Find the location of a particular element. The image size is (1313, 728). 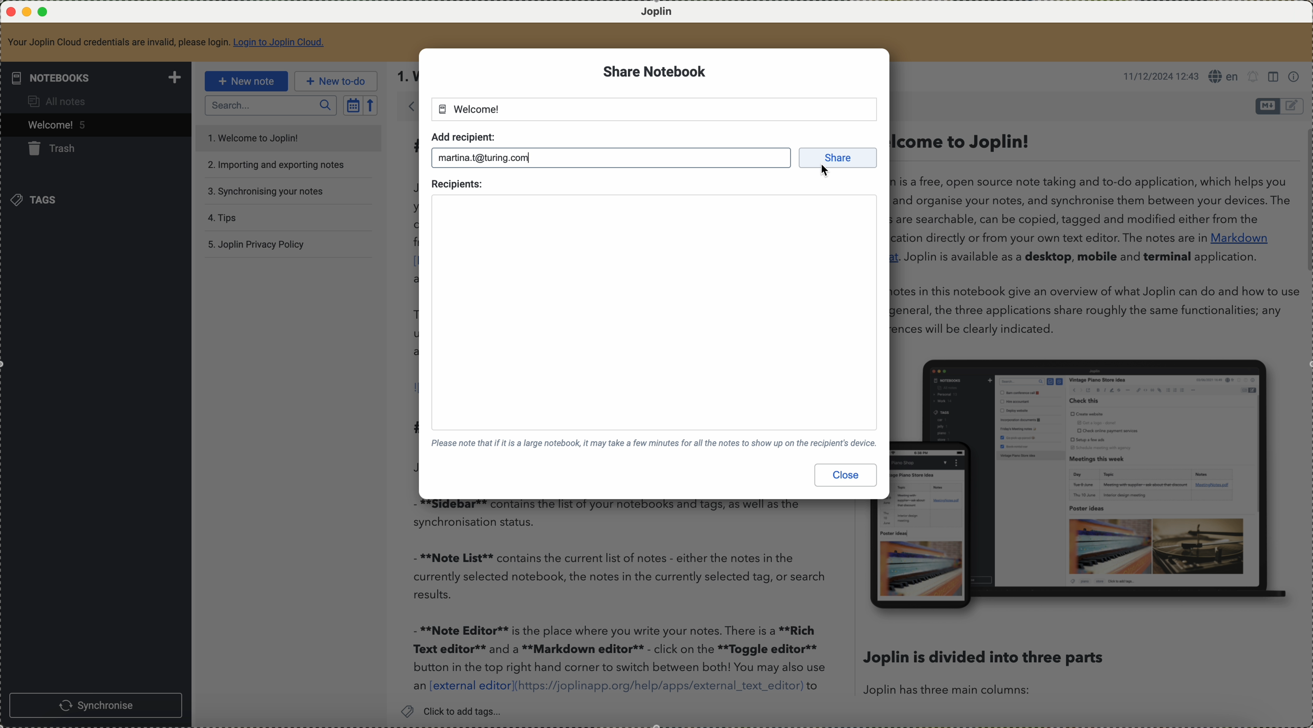

martina.t@turing.com is located at coordinates (487, 156).